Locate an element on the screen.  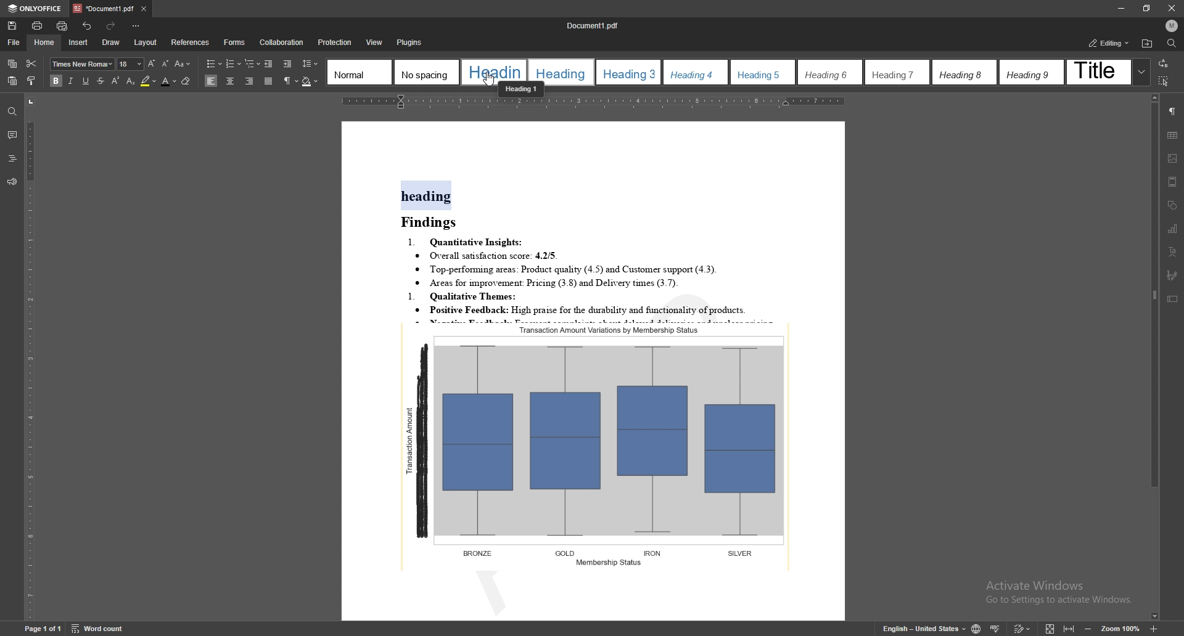
® Areas for improvement: Pricing (3.8) and Delivery times (3.7). is located at coordinates (547, 283).